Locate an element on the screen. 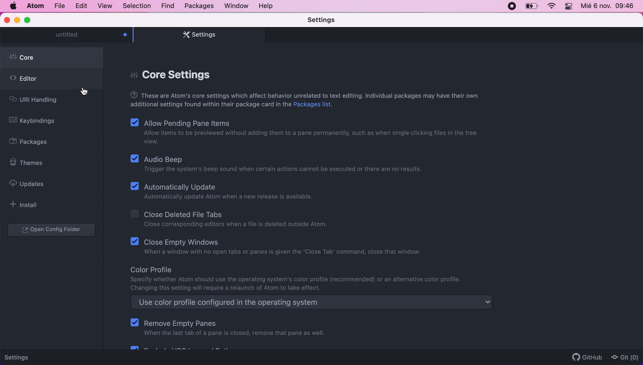  settings is located at coordinates (326, 20).